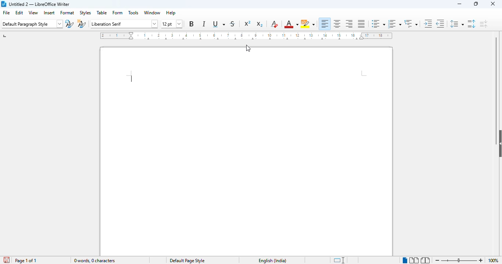  Describe the element at coordinates (428, 24) in the screenshot. I see `increase indent` at that location.